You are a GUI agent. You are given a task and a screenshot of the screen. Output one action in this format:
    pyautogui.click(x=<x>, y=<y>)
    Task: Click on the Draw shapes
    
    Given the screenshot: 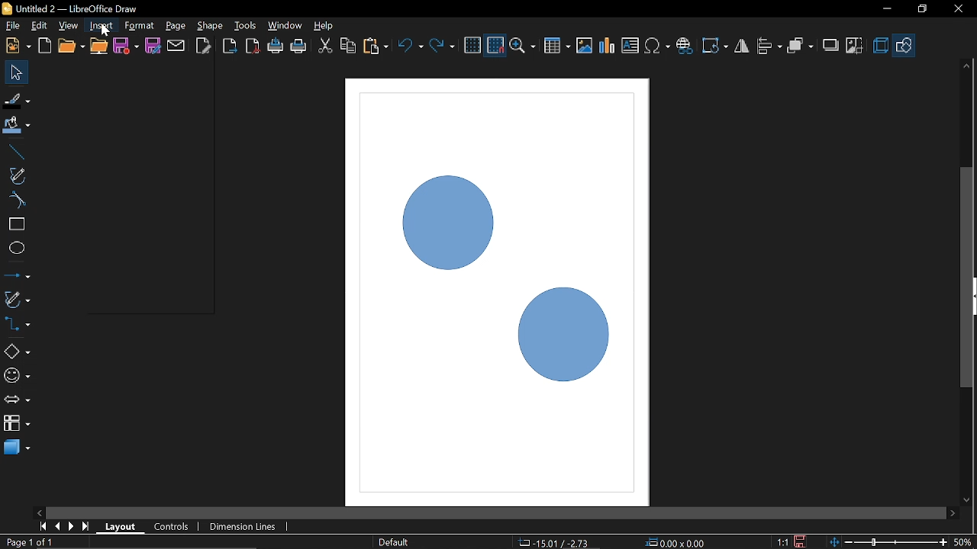 What is the action you would take?
    pyautogui.click(x=904, y=46)
    